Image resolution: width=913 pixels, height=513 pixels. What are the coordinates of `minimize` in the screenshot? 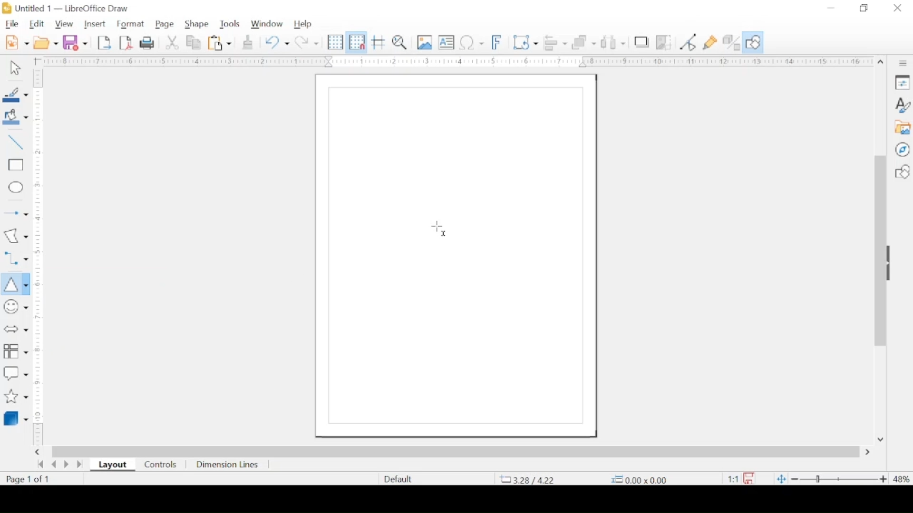 It's located at (830, 8).